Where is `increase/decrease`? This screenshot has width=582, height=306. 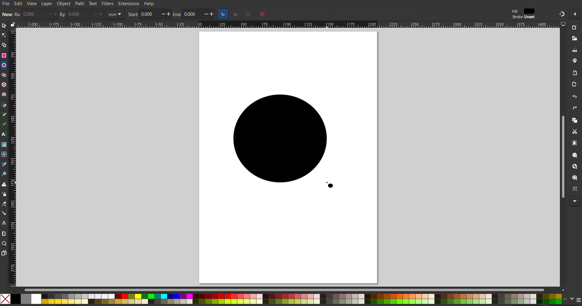
increase/decrease is located at coordinates (209, 14).